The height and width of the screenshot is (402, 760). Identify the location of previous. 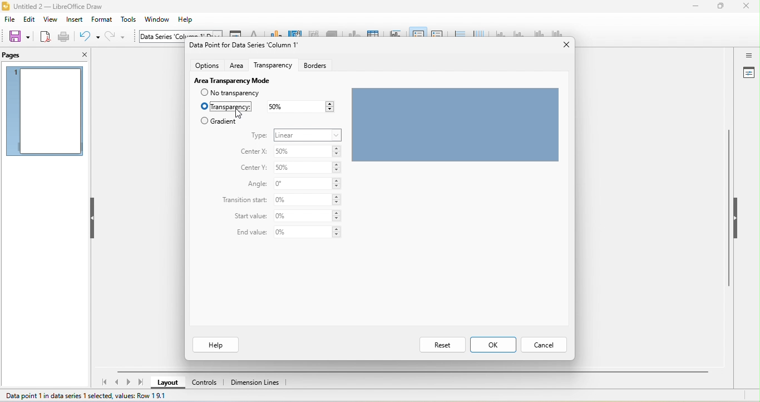
(119, 381).